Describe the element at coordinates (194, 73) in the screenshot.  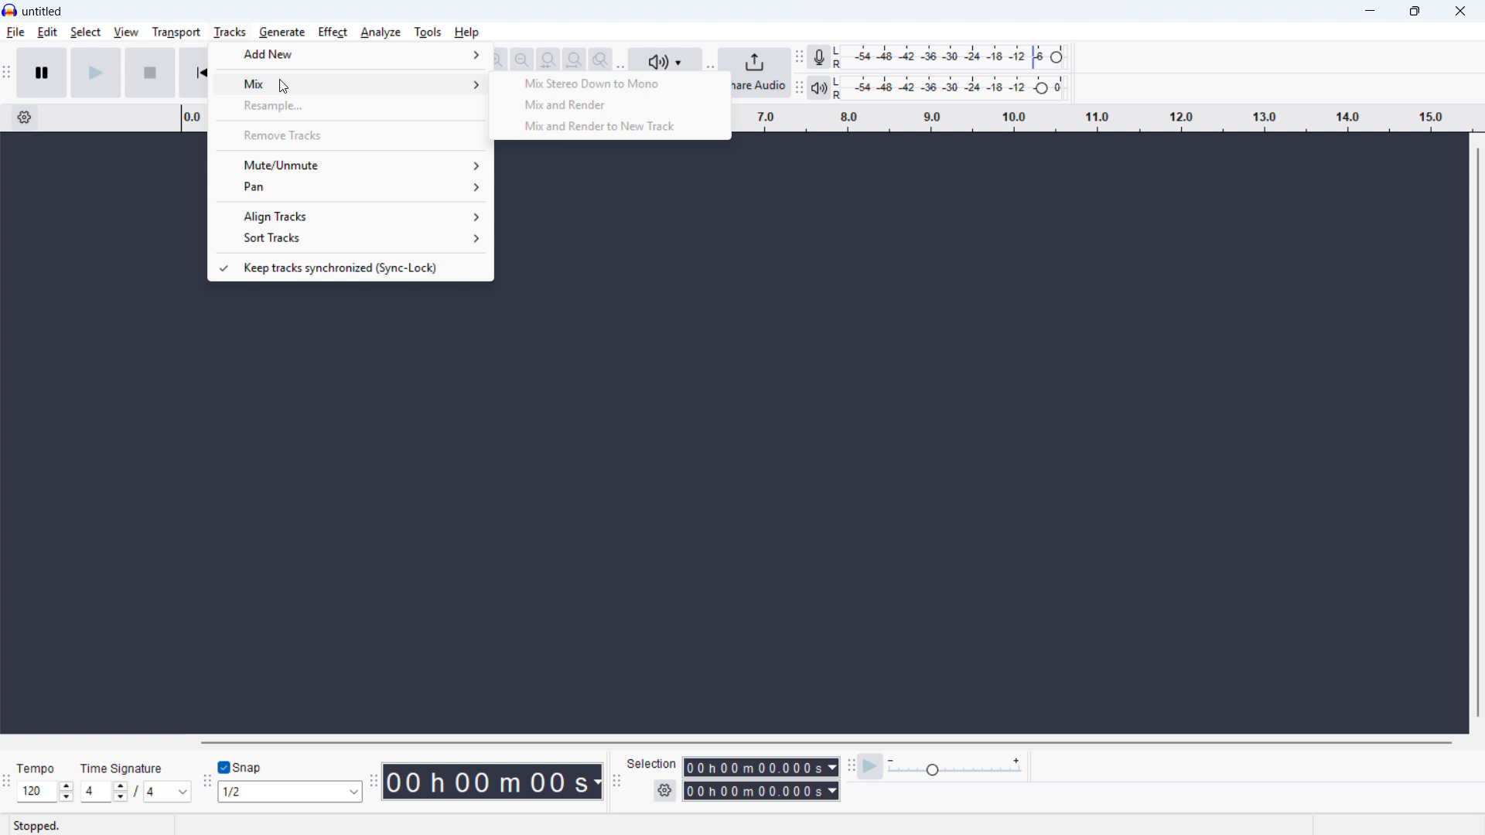
I see `Skip to beginning ` at that location.